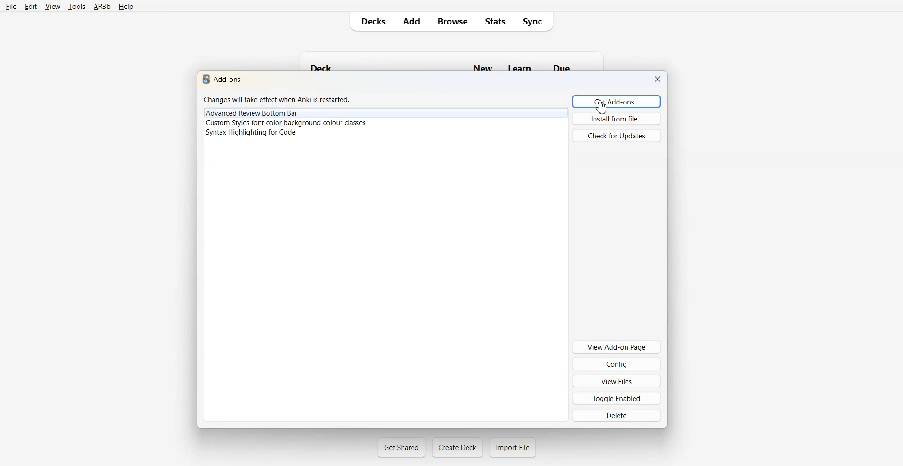  Describe the element at coordinates (513, 447) in the screenshot. I see `Import File` at that location.